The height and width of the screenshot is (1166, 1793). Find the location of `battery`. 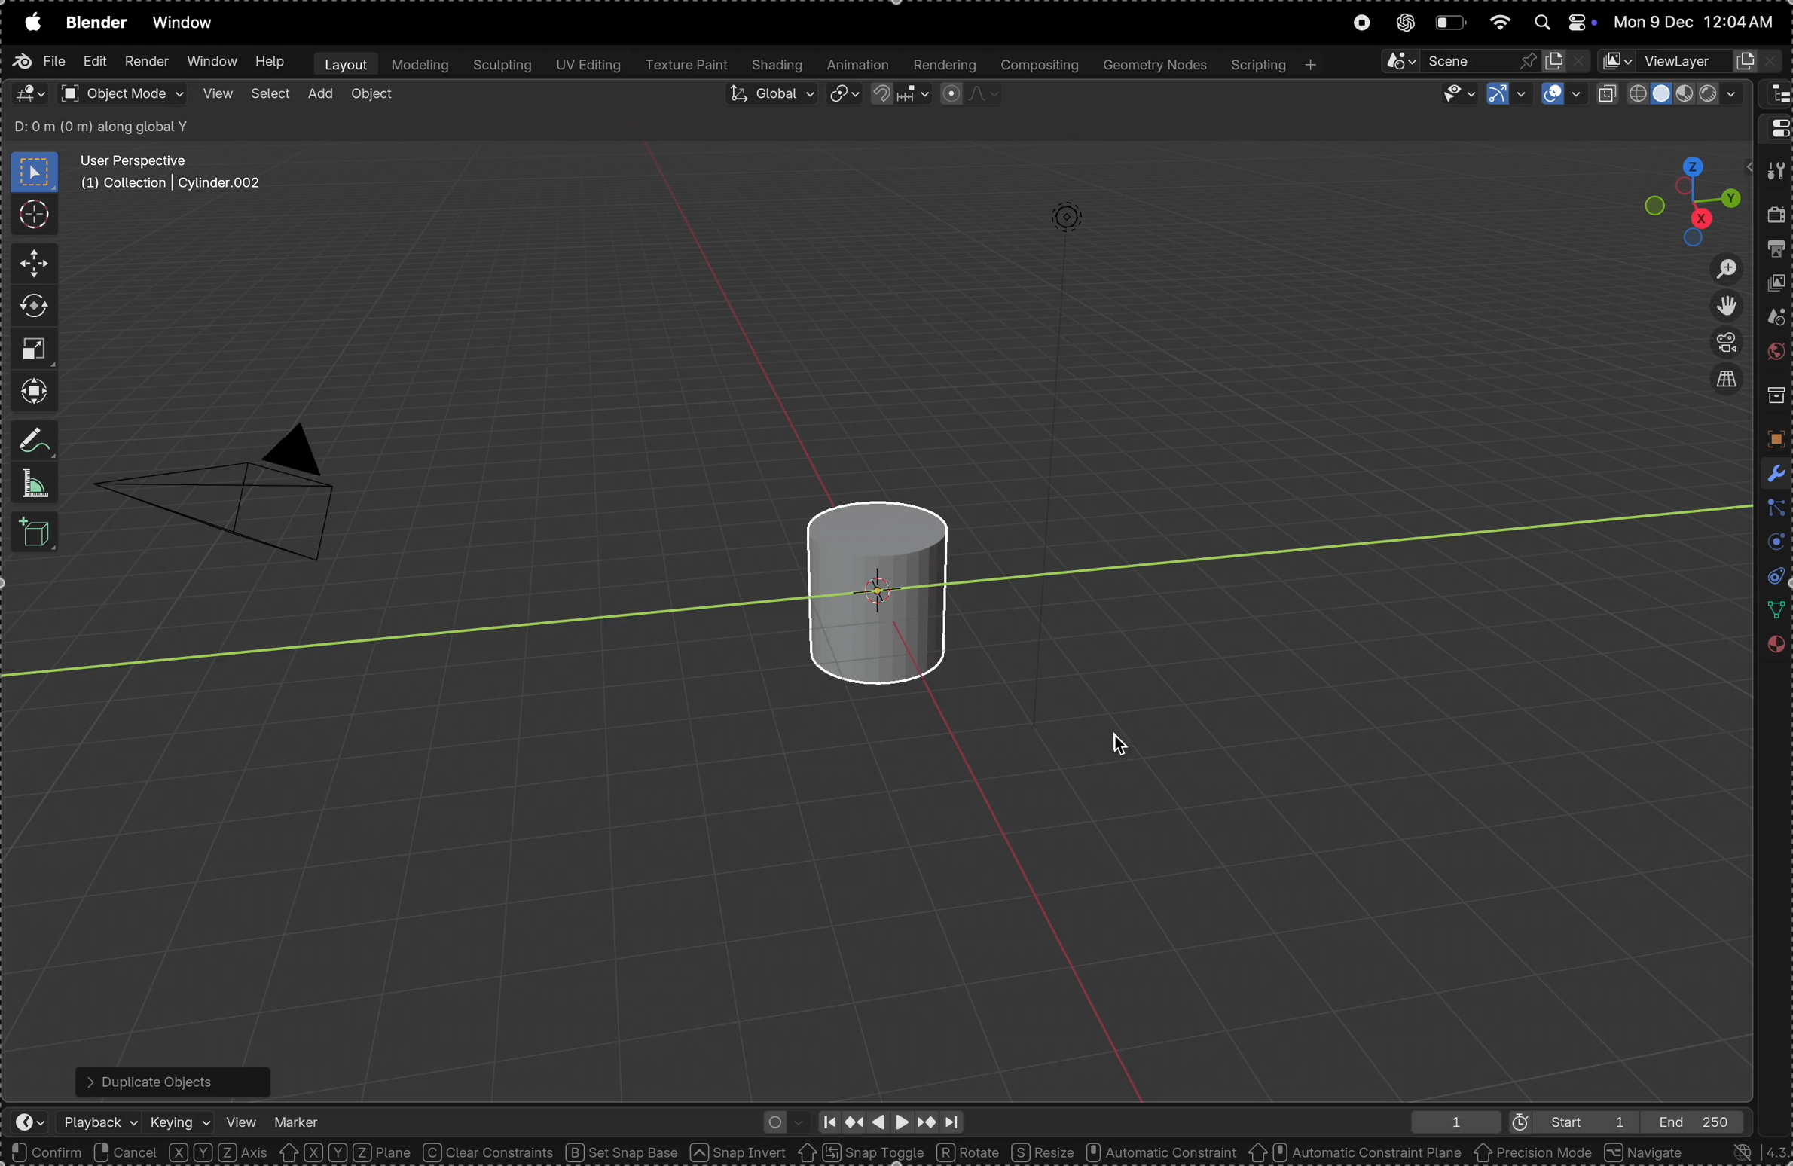

battery is located at coordinates (1449, 23).